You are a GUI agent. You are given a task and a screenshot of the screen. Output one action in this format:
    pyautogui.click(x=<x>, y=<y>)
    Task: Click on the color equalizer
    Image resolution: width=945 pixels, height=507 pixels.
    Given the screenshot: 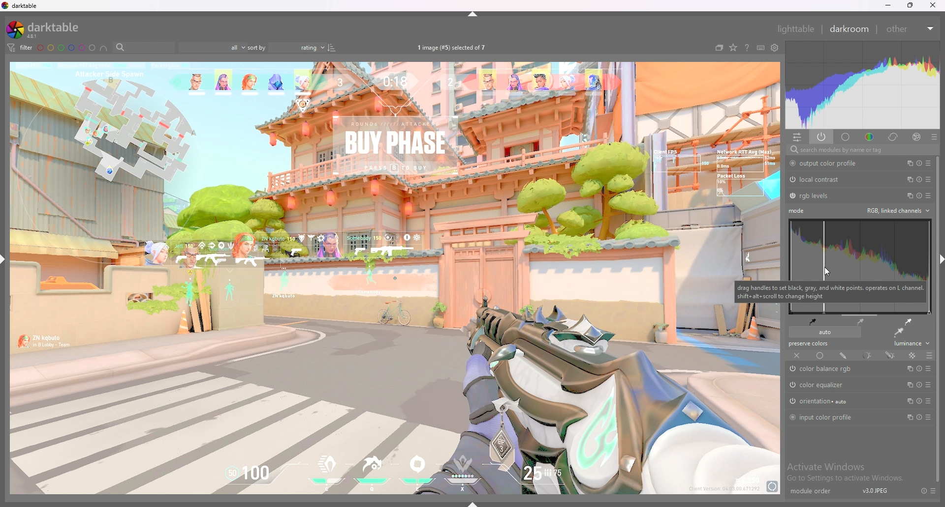 What is the action you would take?
    pyautogui.click(x=822, y=386)
    